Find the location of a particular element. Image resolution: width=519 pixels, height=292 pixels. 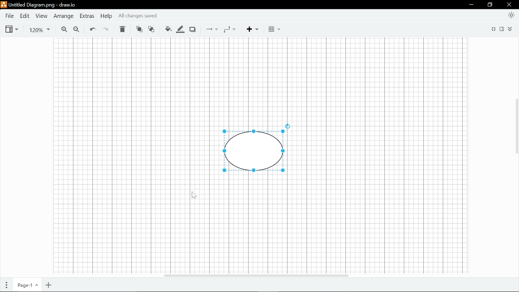

Full screen is located at coordinates (493, 29).